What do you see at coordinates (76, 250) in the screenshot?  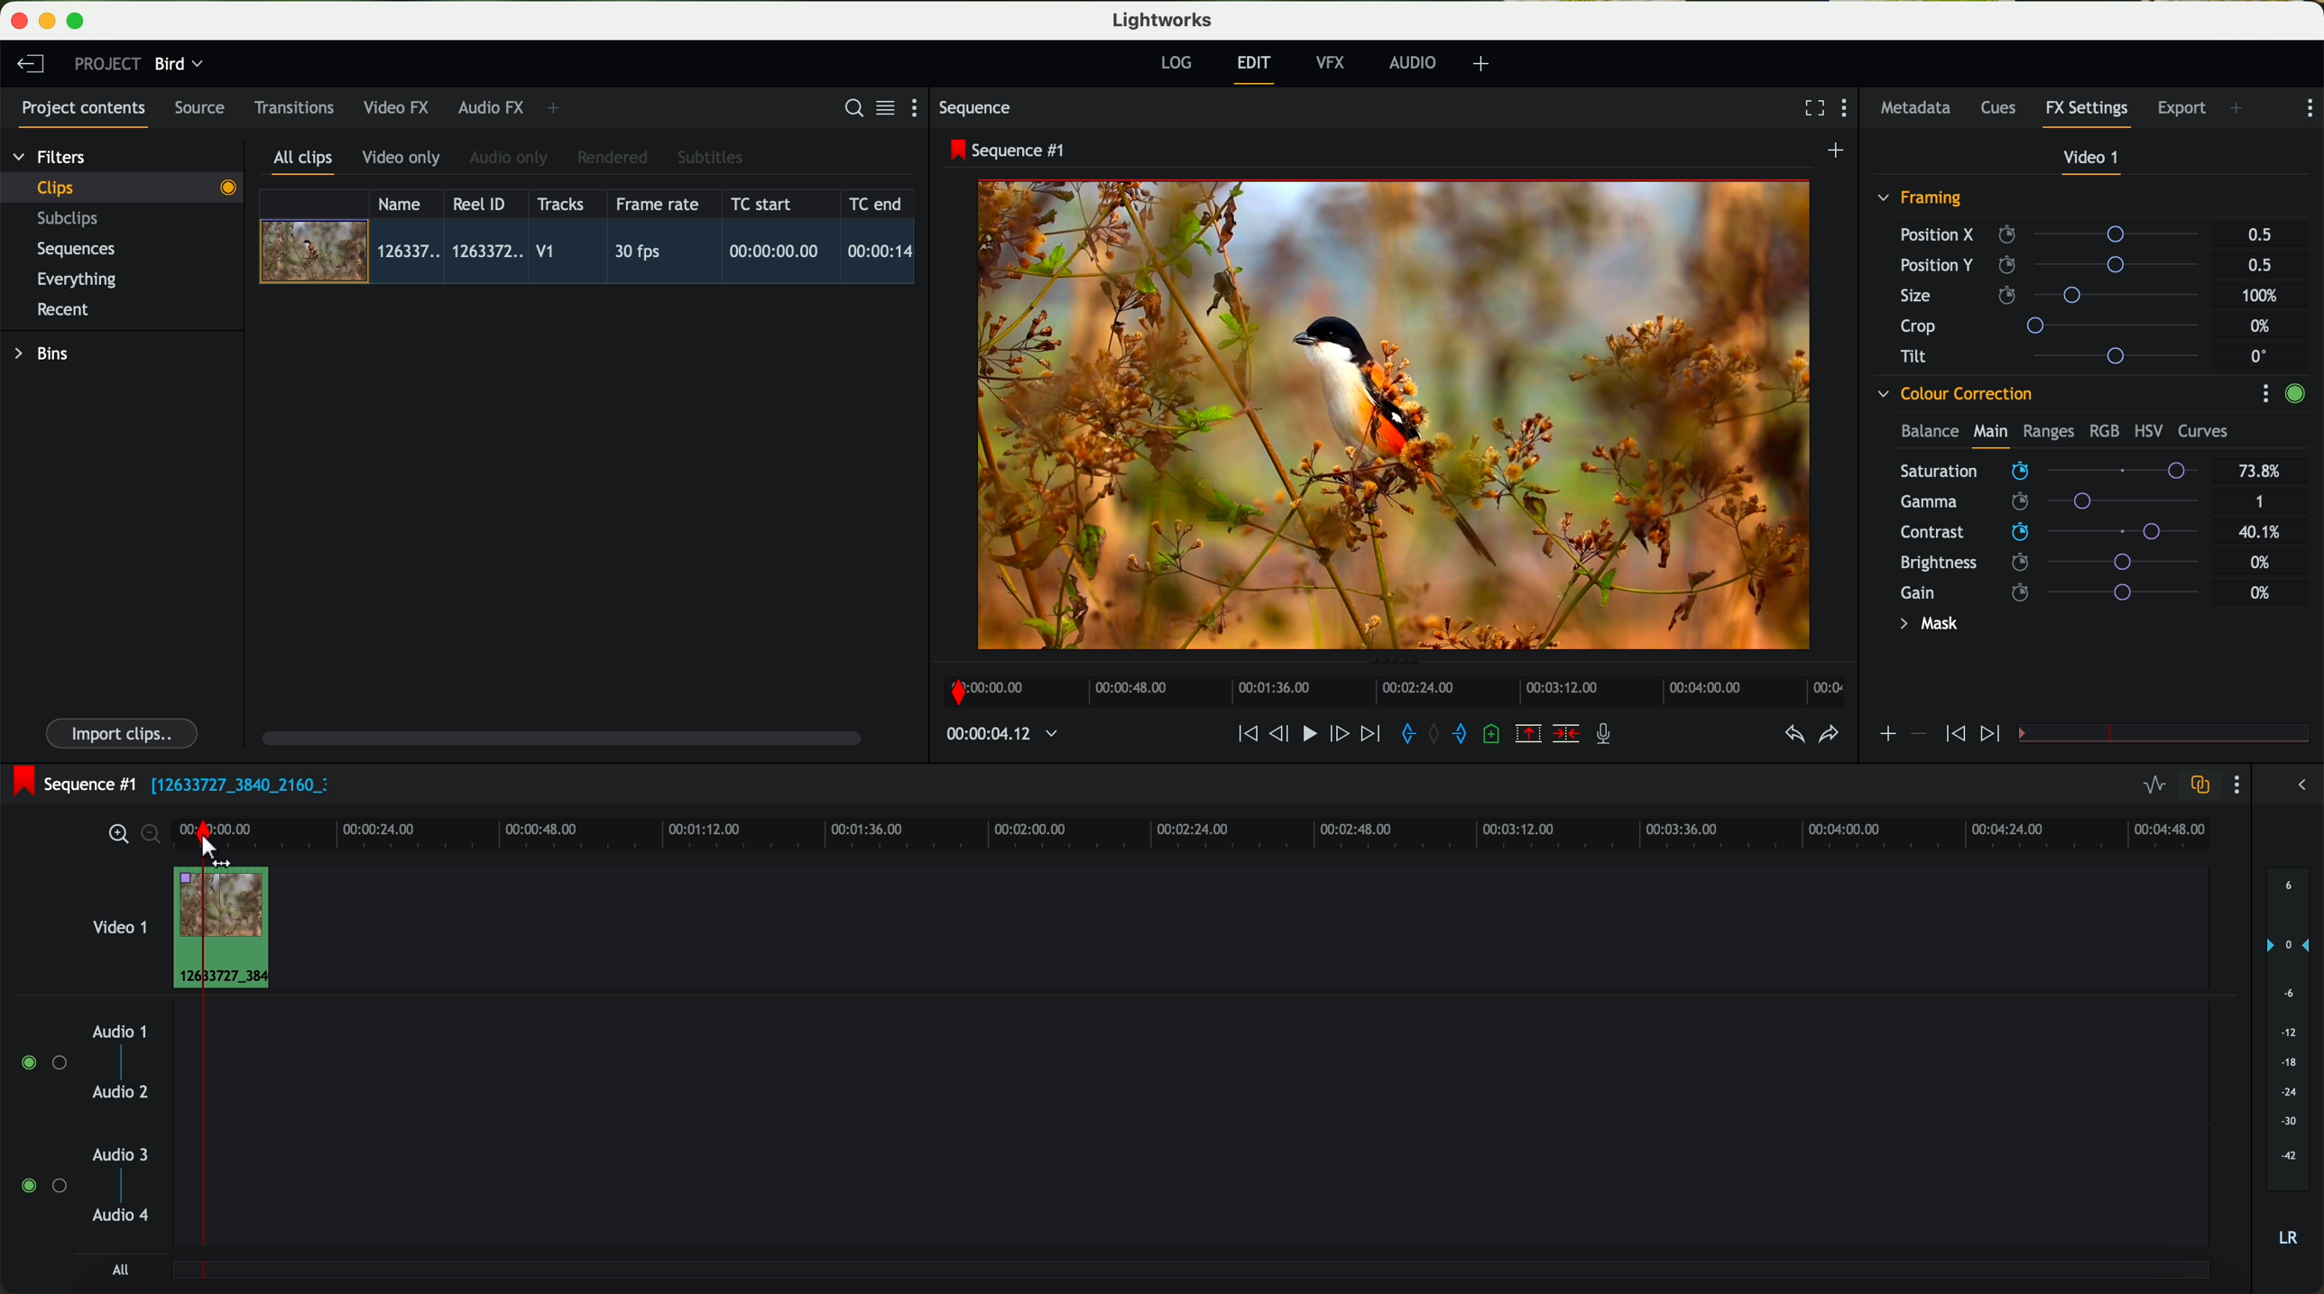 I see `sequences` at bounding box center [76, 250].